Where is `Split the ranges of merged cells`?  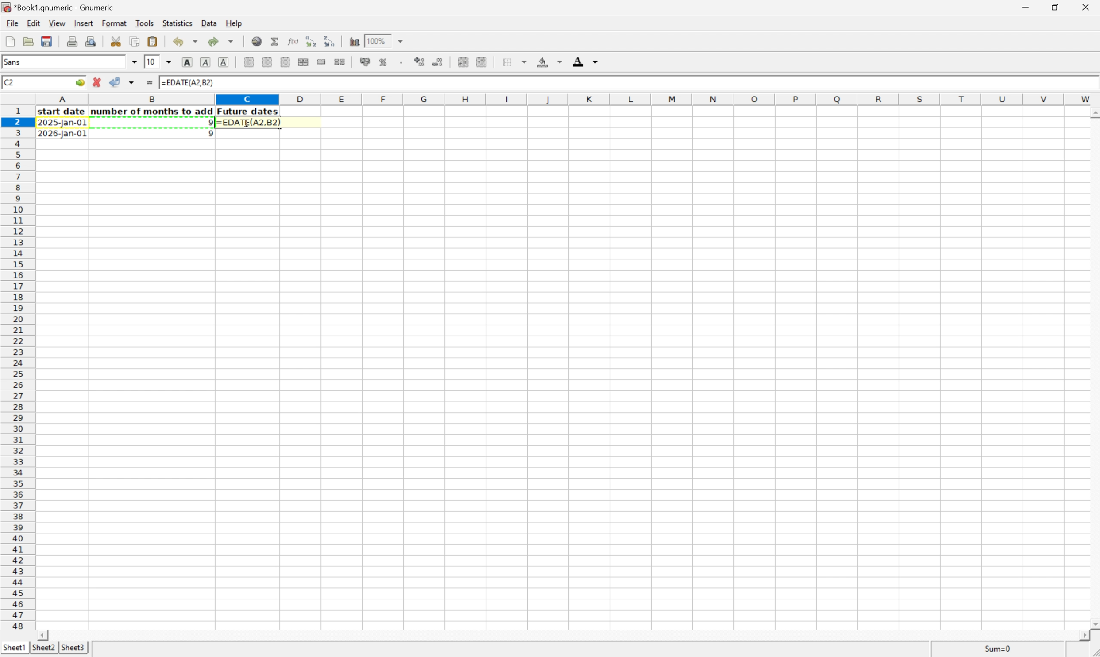
Split the ranges of merged cells is located at coordinates (340, 61).